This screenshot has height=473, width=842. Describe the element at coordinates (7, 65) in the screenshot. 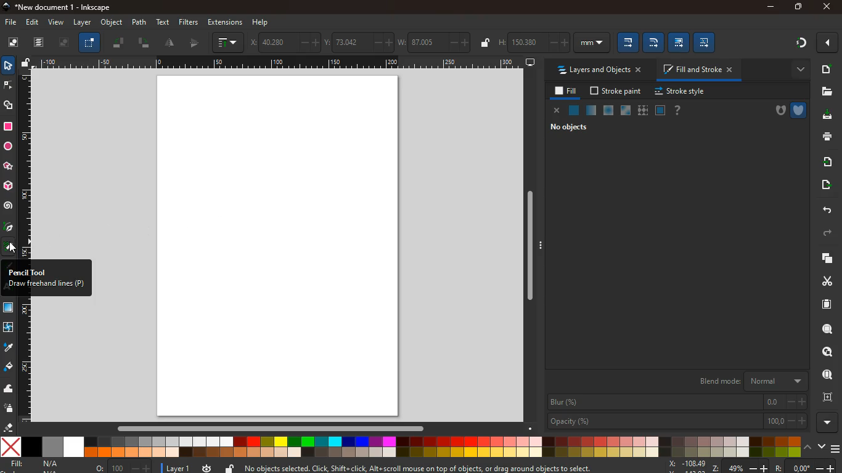

I see `select` at that location.